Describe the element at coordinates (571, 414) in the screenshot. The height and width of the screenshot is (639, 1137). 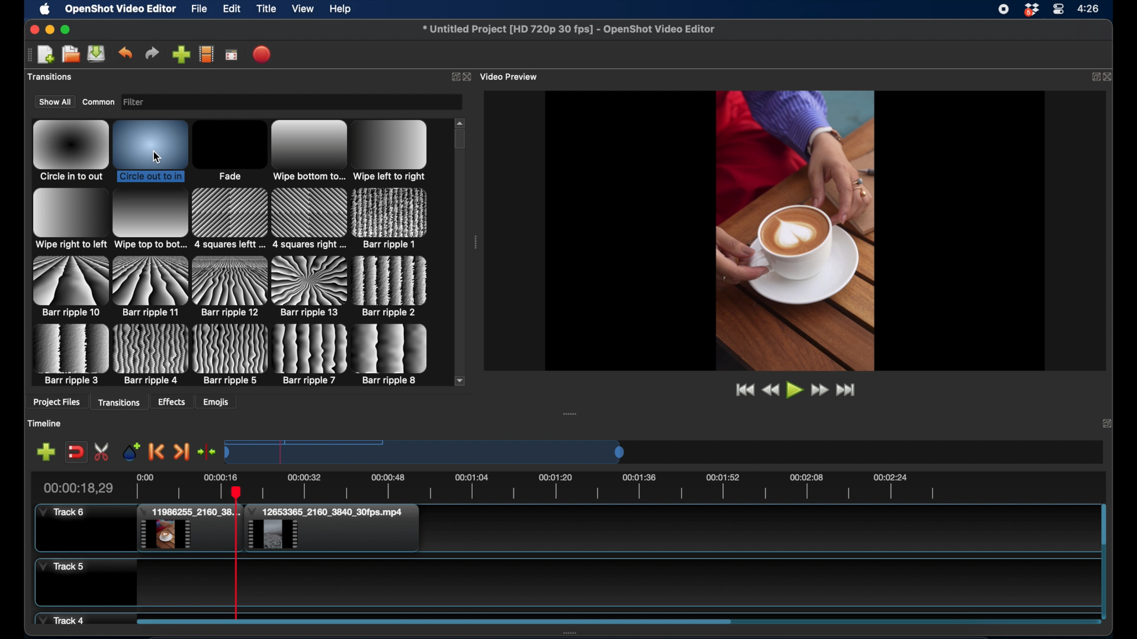
I see `drag handle` at that location.